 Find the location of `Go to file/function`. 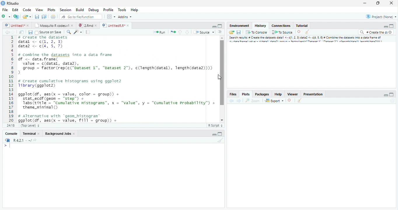

Go to file/function is located at coordinates (80, 17).